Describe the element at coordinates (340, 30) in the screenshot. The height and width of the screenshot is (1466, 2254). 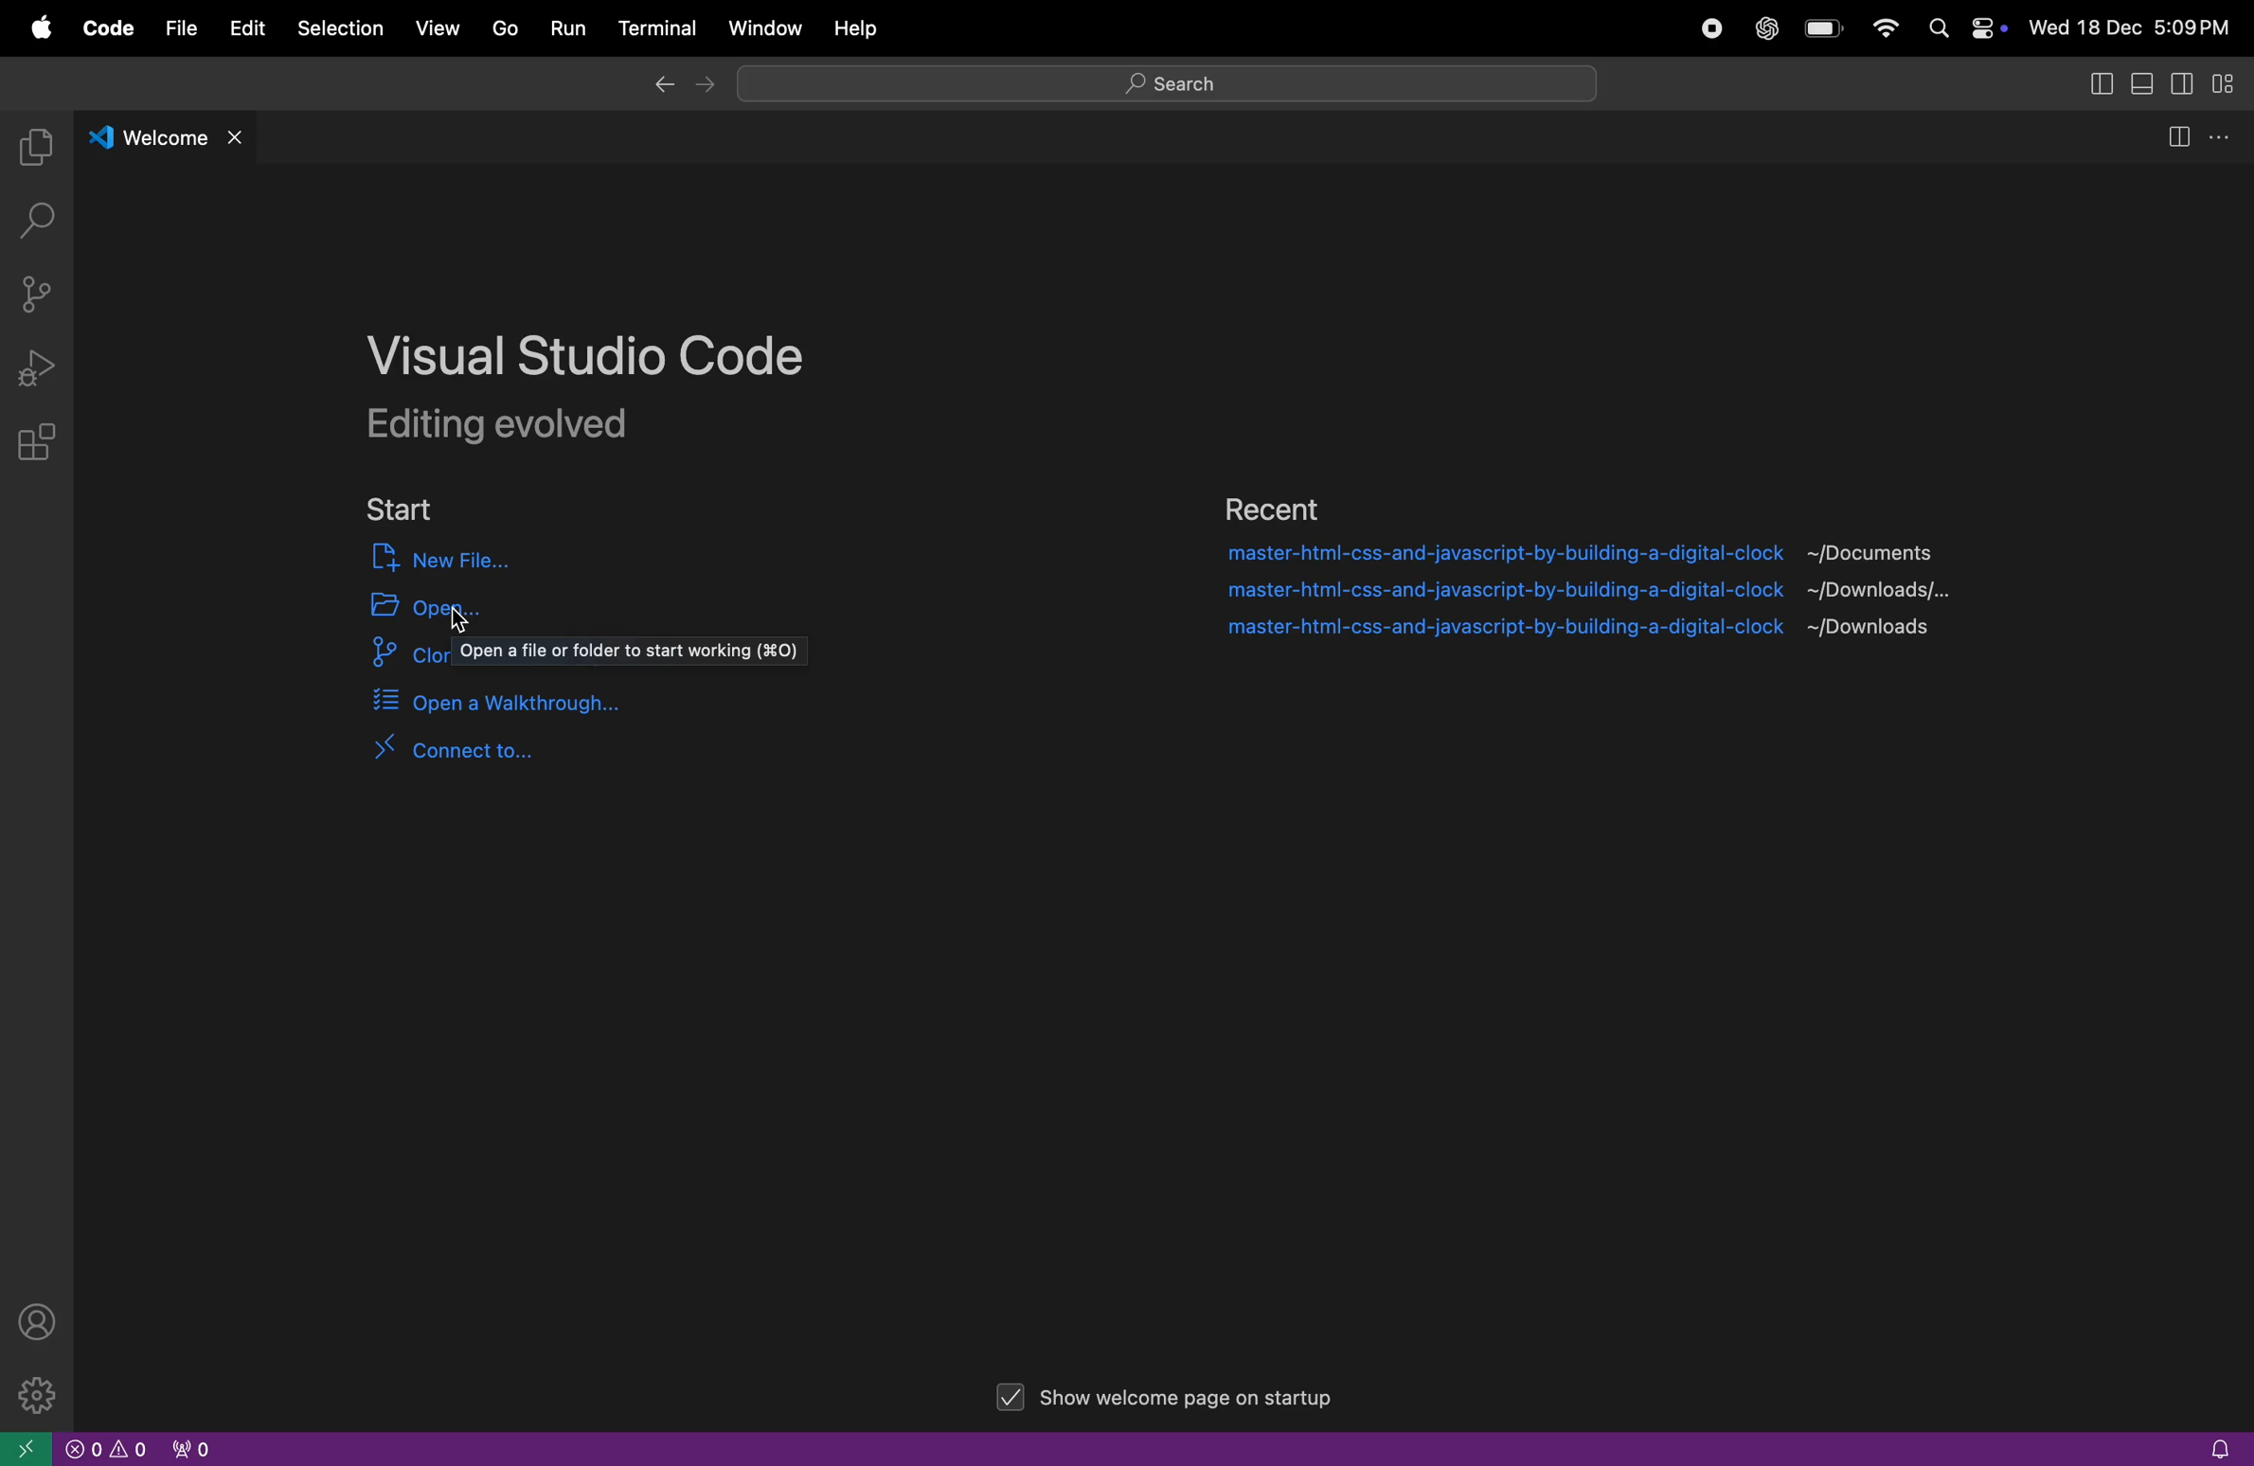
I see `selection` at that location.